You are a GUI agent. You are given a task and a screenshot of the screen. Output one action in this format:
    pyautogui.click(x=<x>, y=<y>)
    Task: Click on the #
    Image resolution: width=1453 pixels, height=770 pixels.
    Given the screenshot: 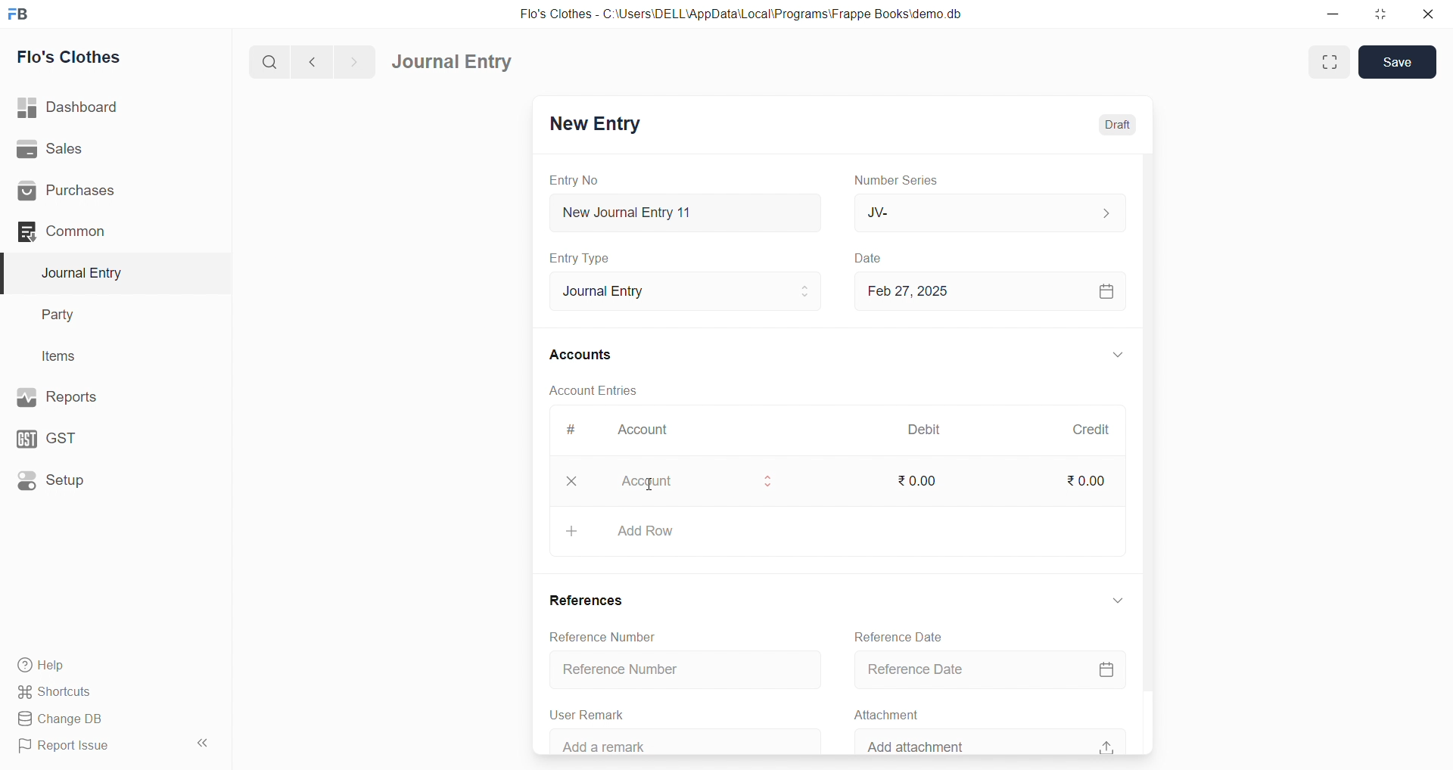 What is the action you would take?
    pyautogui.click(x=571, y=429)
    